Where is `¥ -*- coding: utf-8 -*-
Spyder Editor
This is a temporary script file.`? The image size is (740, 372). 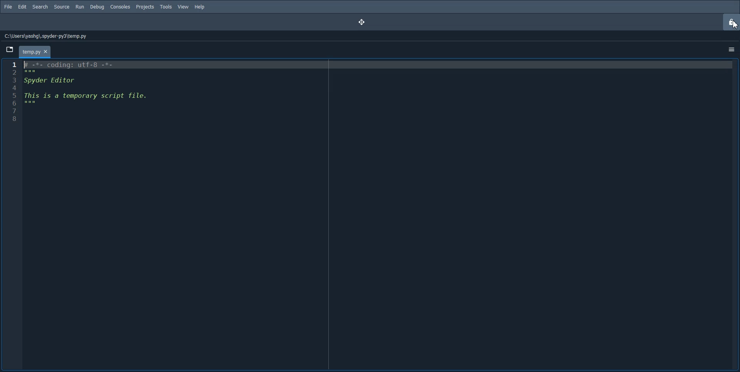
¥ -*- coding: utf-8 -*-
Spyder Editor
This is a temporary script file. is located at coordinates (86, 85).